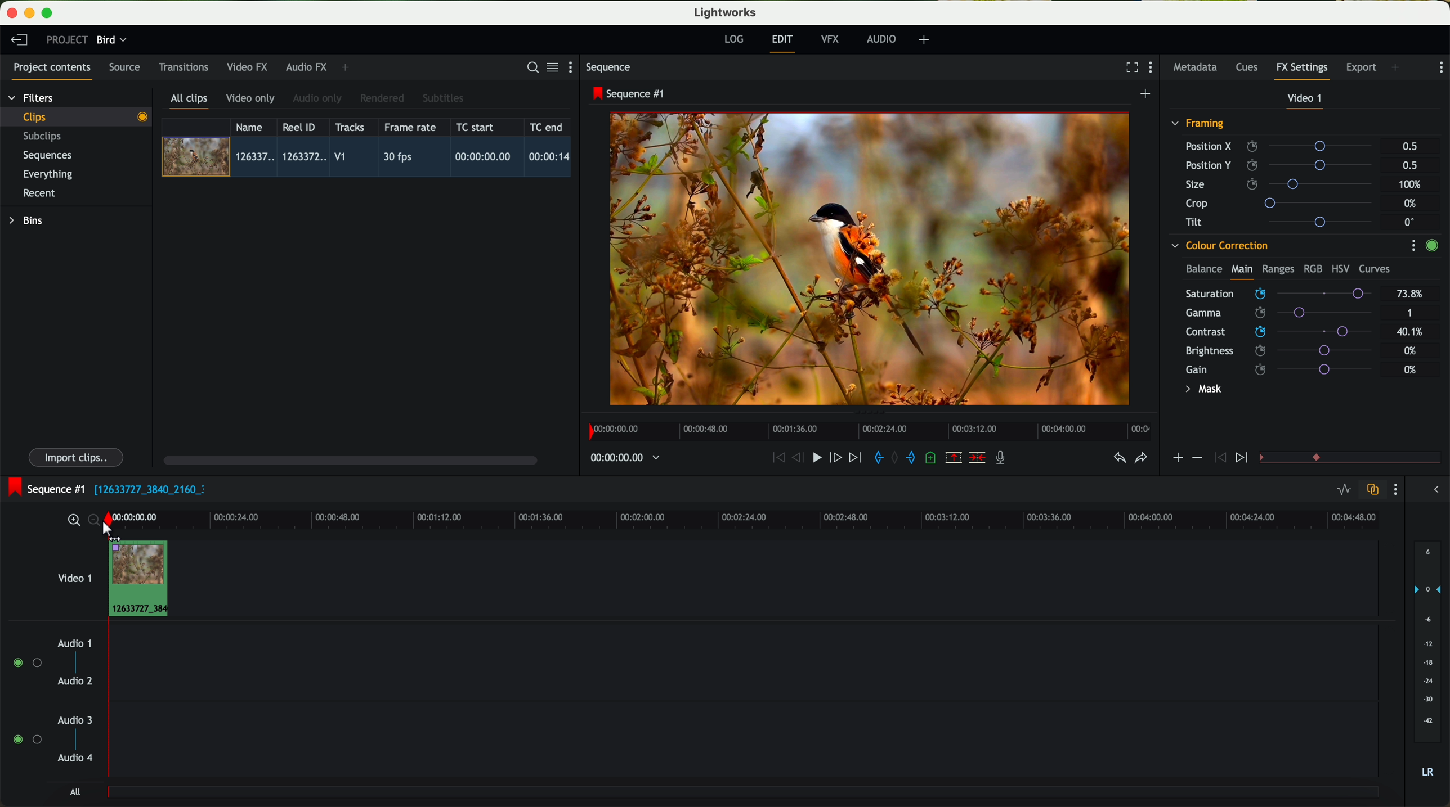  I want to click on 0.5, so click(1409, 165).